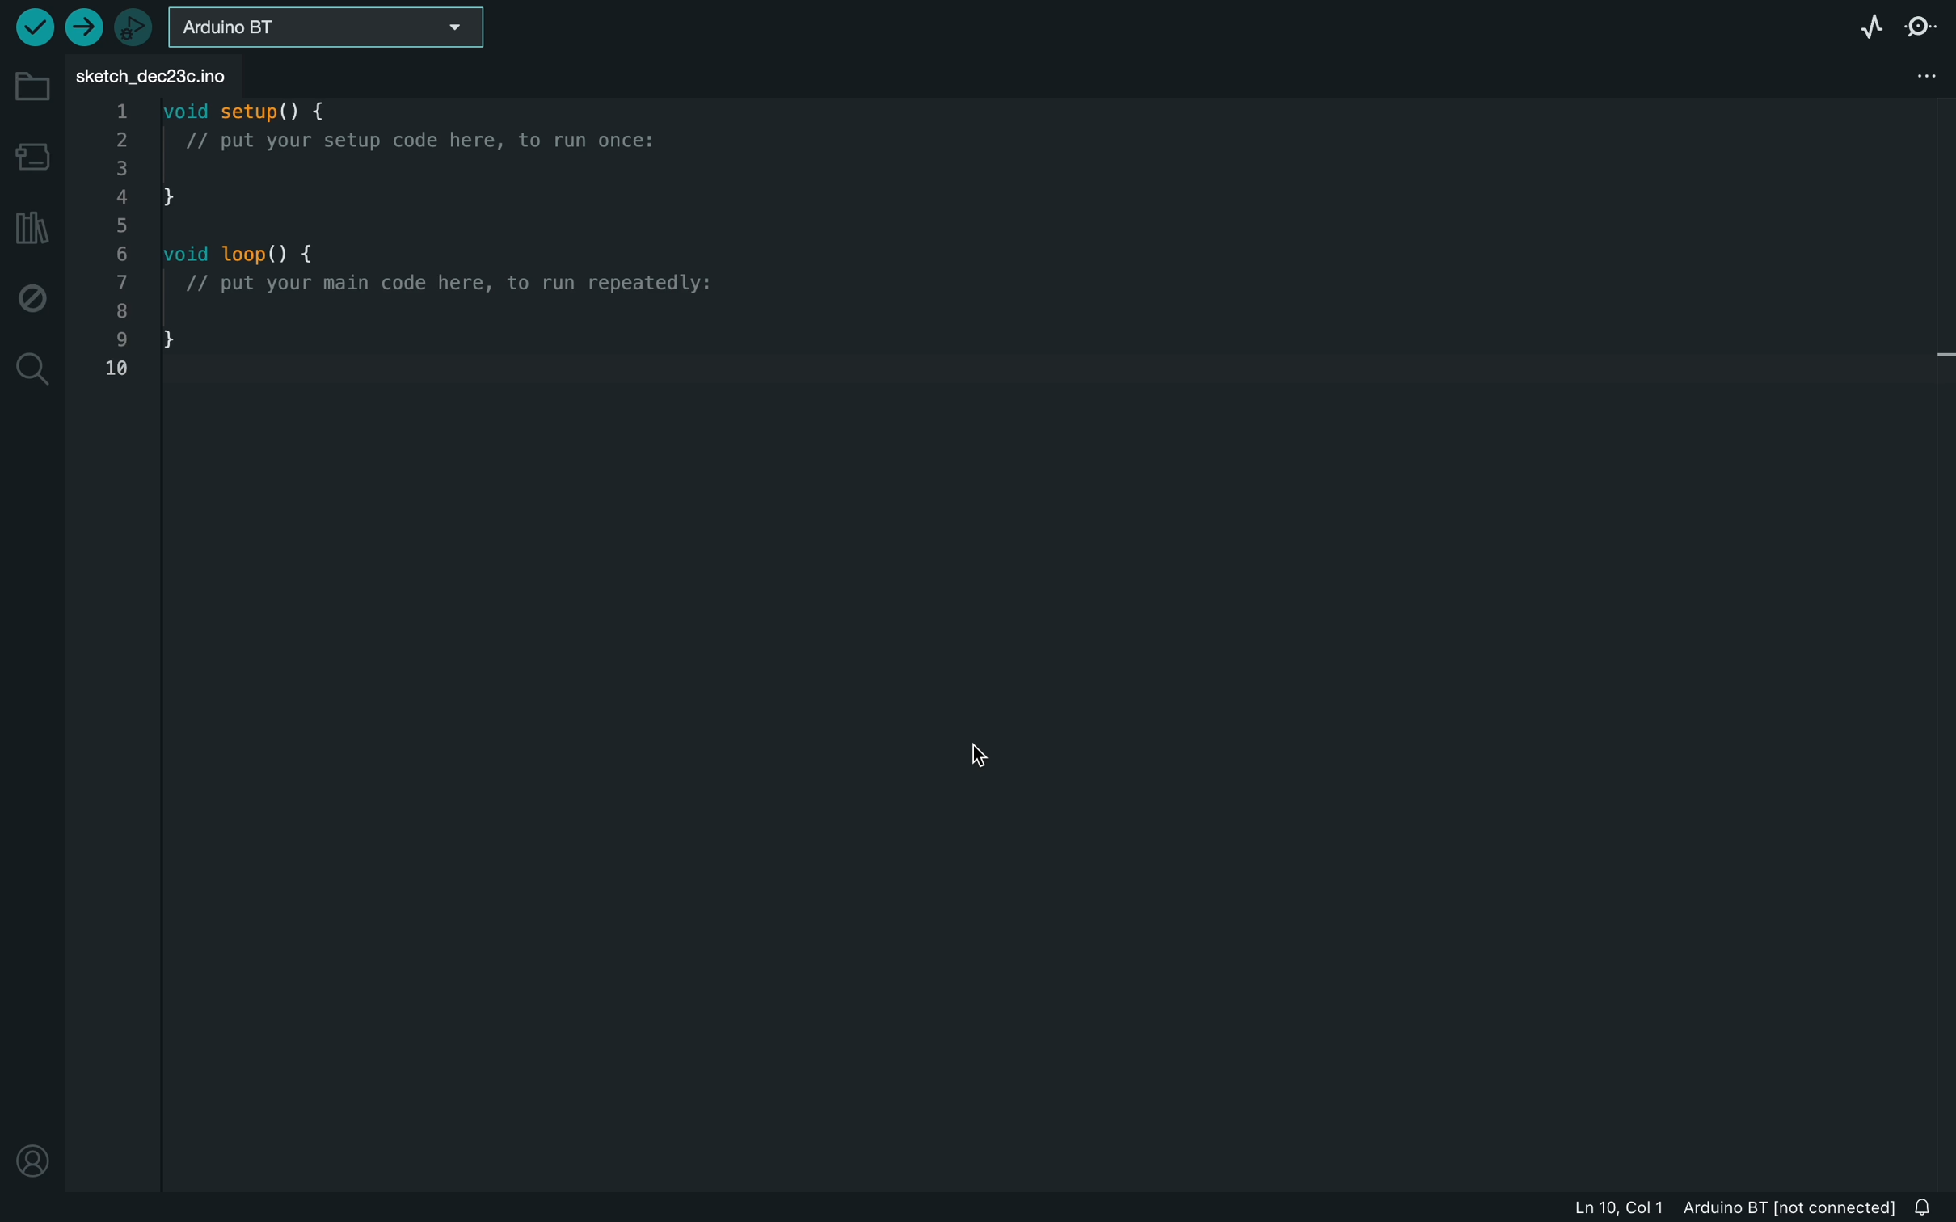 This screenshot has height=1222, width=1956. Describe the element at coordinates (166, 75) in the screenshot. I see `file tab` at that location.